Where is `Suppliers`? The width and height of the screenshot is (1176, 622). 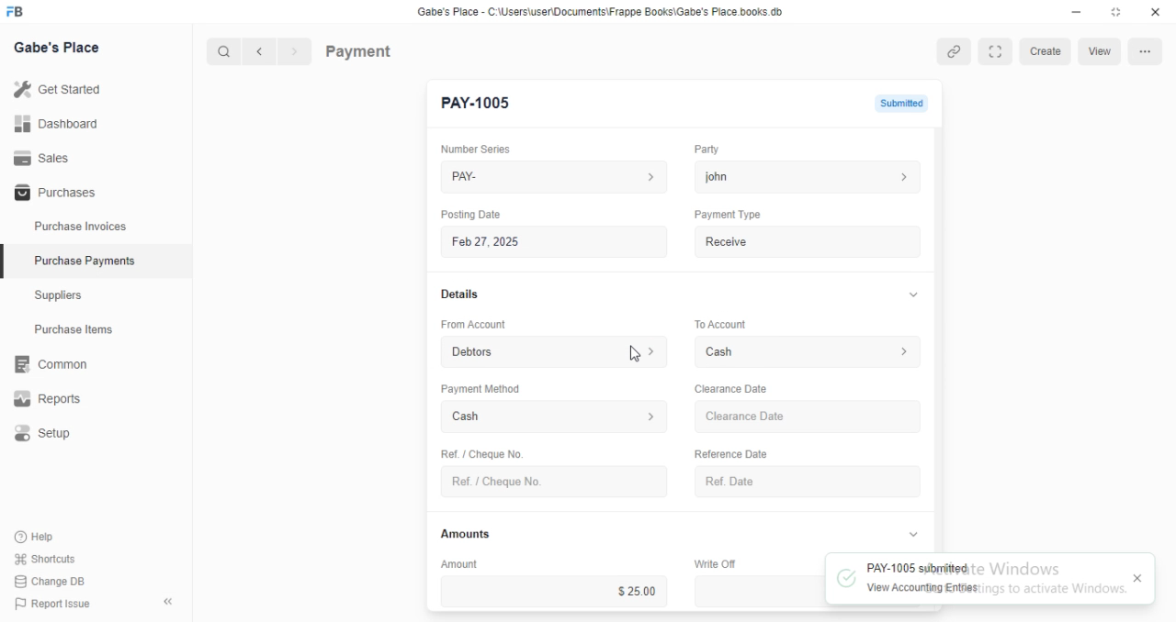
Suppliers is located at coordinates (64, 297).